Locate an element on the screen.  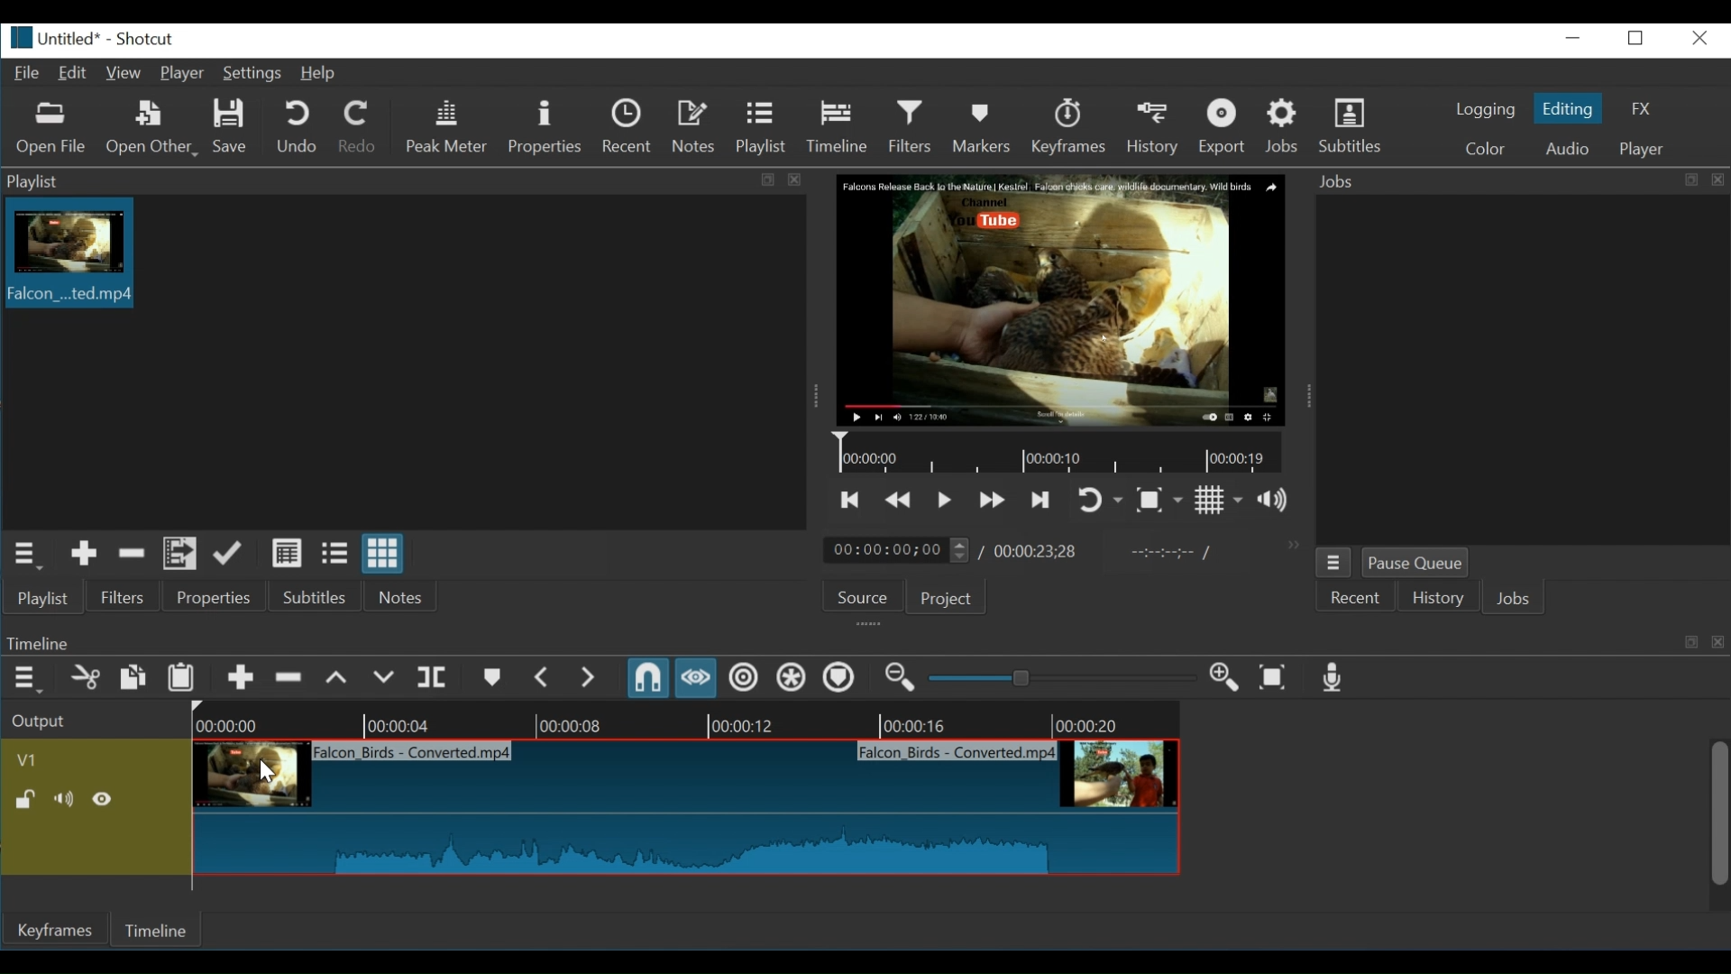
Restore is located at coordinates (1637, 38).